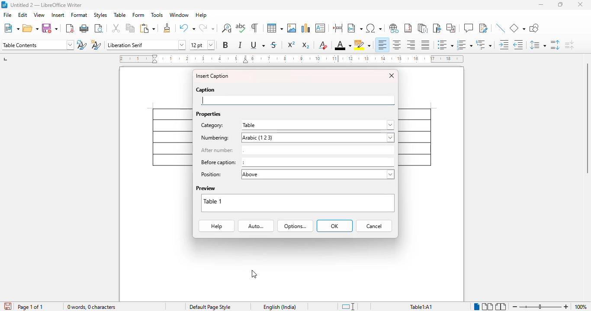 The height and width of the screenshot is (311, 591). What do you see at coordinates (92, 307) in the screenshot?
I see `word and character count` at bounding box center [92, 307].